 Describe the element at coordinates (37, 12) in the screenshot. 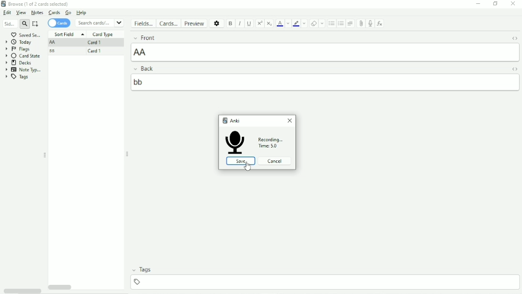

I see `Notes` at that location.